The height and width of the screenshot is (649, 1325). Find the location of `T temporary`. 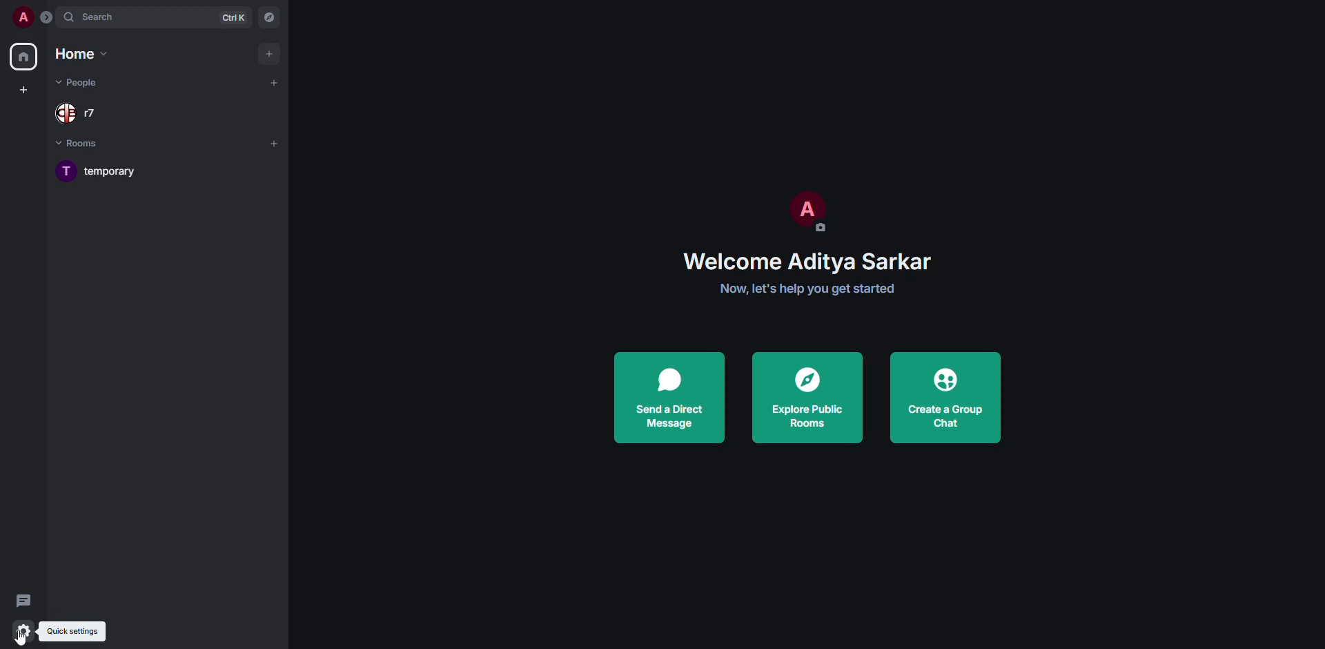

T temporary is located at coordinates (99, 174).